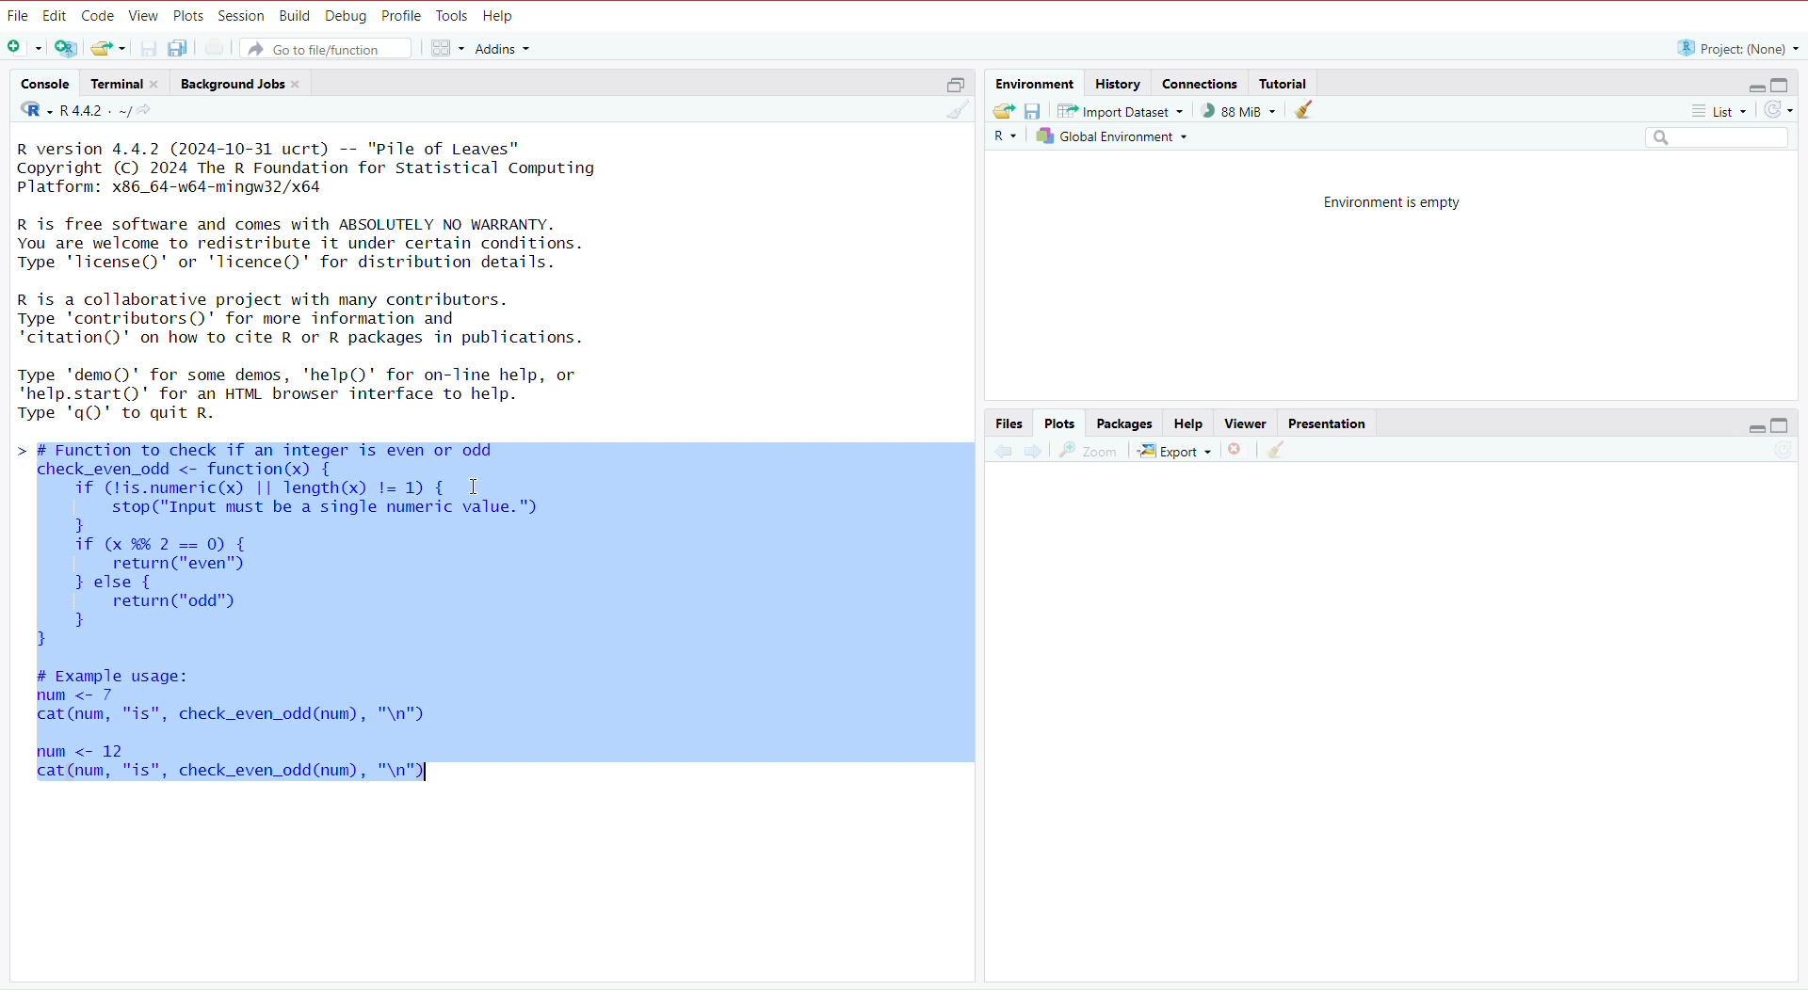 This screenshot has height=990, width=1808. What do you see at coordinates (1784, 86) in the screenshot?
I see `collapse` at bounding box center [1784, 86].